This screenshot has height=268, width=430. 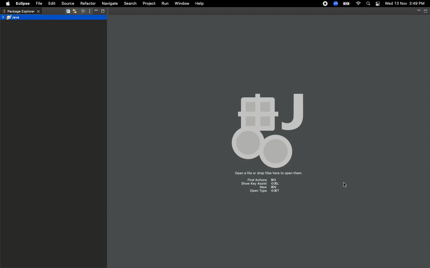 I want to click on Source, so click(x=68, y=4).